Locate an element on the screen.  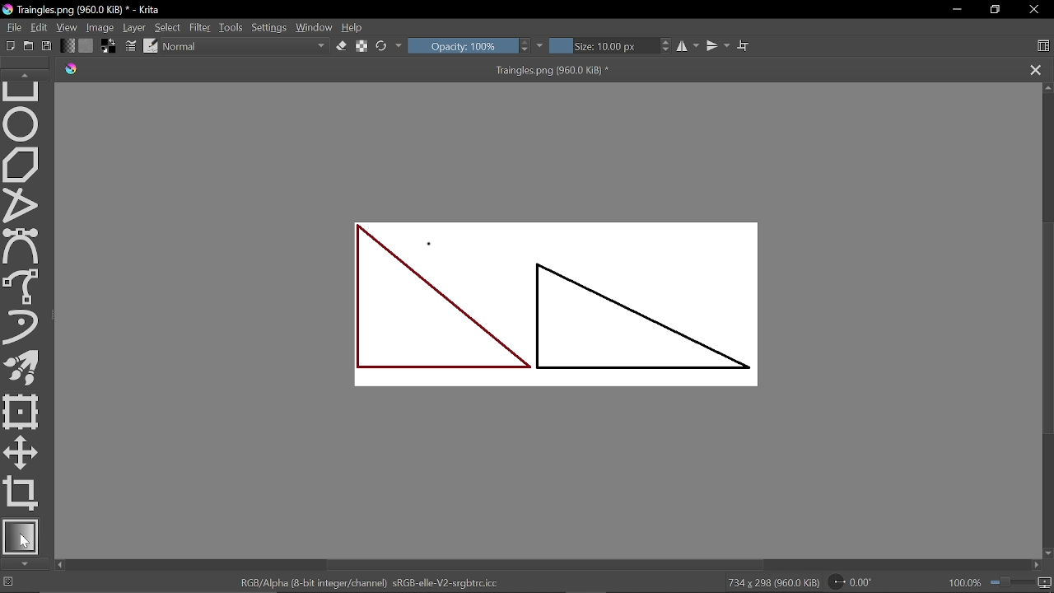
Traingles.png (960.0 KiB) * is located at coordinates (539, 70).